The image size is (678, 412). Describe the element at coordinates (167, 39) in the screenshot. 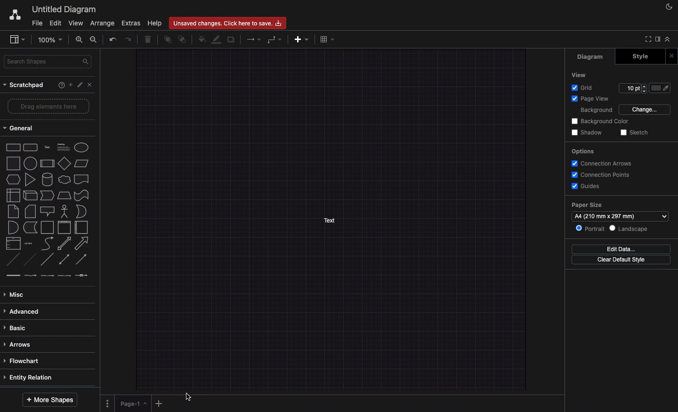

I see `To front` at that location.